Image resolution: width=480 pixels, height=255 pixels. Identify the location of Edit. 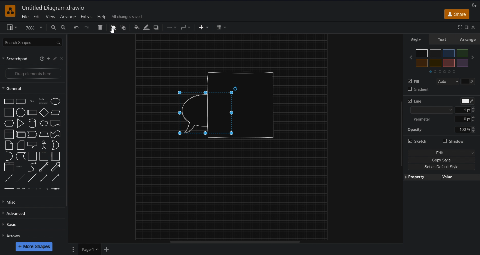
(38, 17).